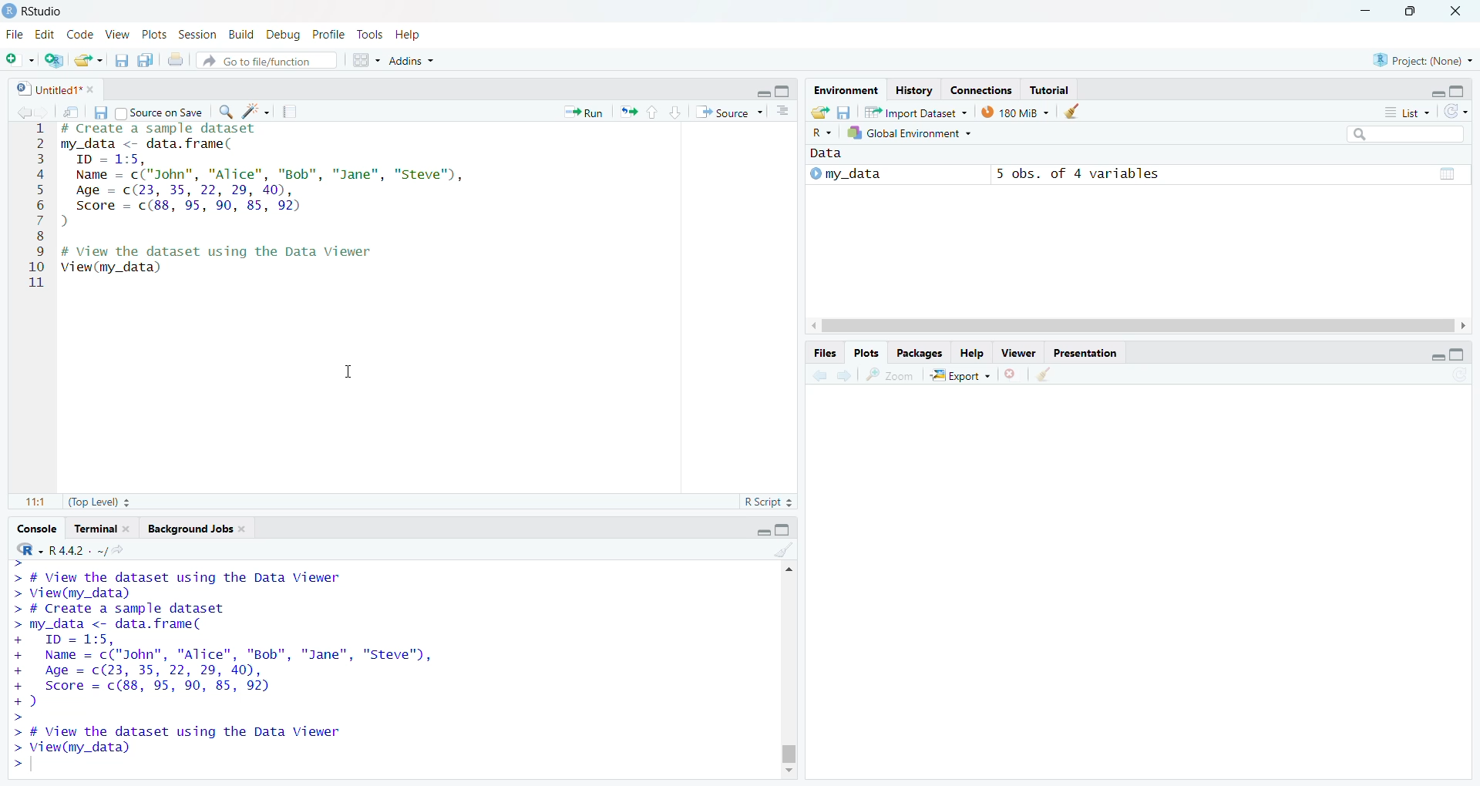 This screenshot has height=786, width=1480. What do you see at coordinates (845, 176) in the screenshot?
I see `My_data` at bounding box center [845, 176].